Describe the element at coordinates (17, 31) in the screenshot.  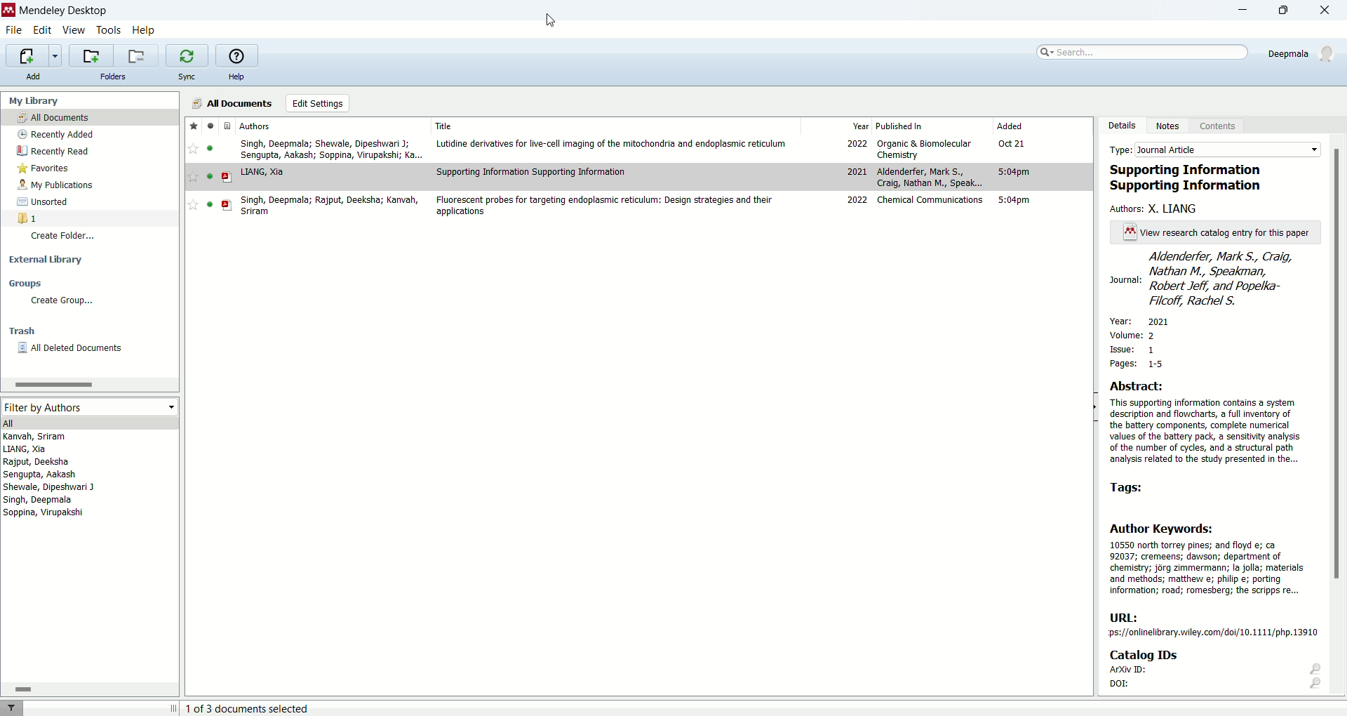
I see `file` at that location.